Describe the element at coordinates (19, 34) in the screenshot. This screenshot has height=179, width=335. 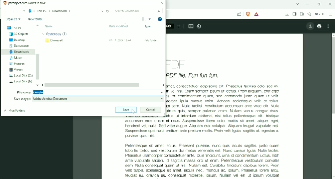
I see `3D Objects` at that location.